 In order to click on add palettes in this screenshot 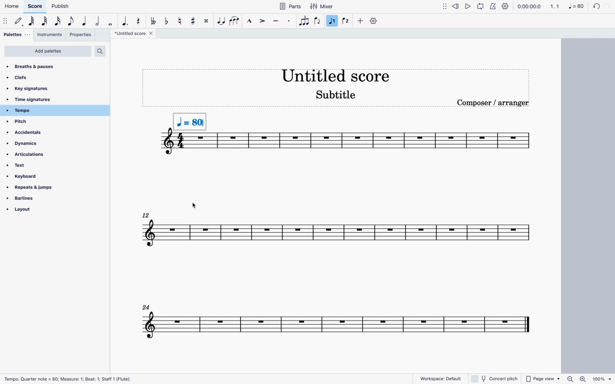, I will do `click(47, 52)`.